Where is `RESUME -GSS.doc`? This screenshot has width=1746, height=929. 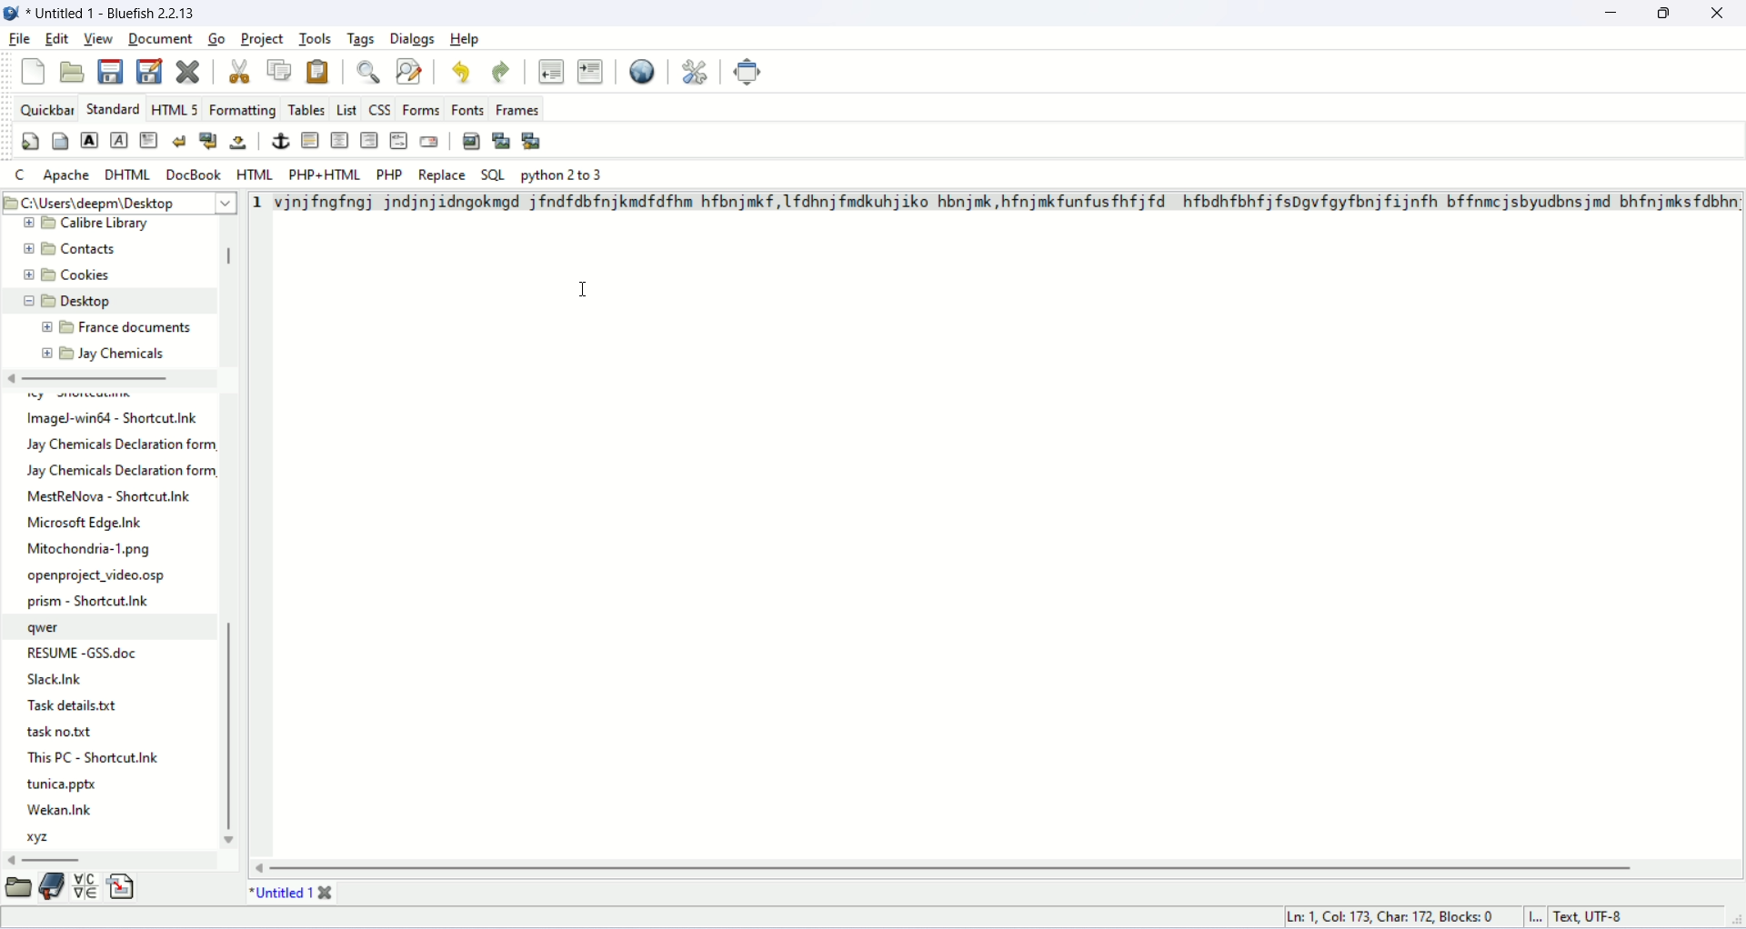 RESUME -GSS.doc is located at coordinates (85, 653).